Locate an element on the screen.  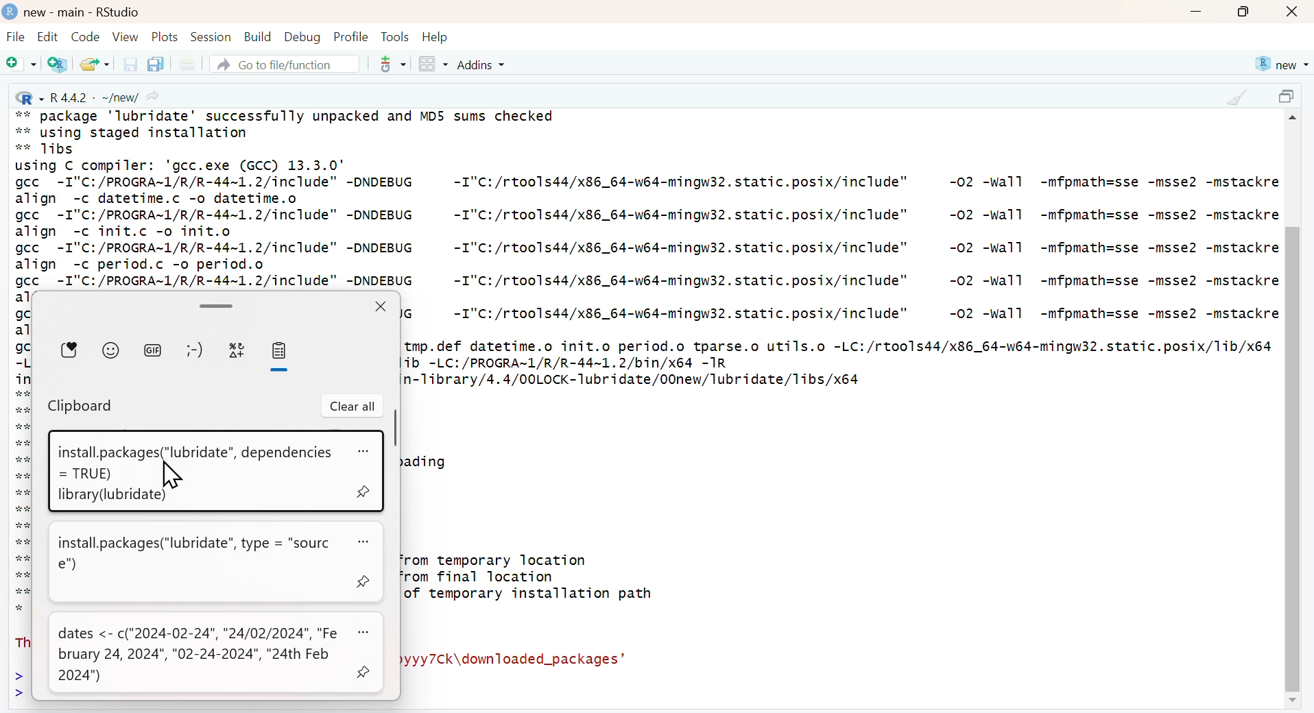
maximize is located at coordinates (1289, 98).